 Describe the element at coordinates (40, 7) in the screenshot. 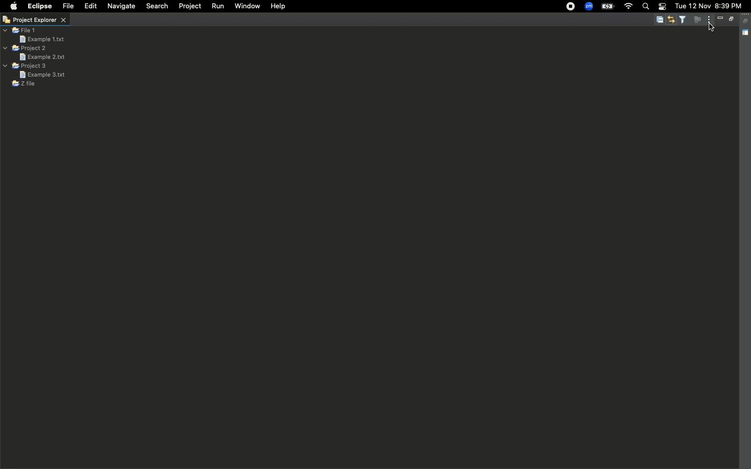

I see `Eclipse` at that location.